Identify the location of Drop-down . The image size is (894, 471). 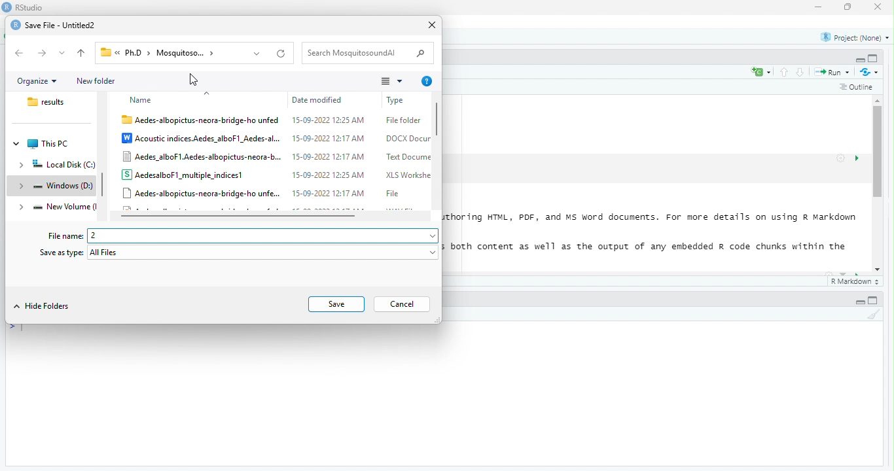
(434, 237).